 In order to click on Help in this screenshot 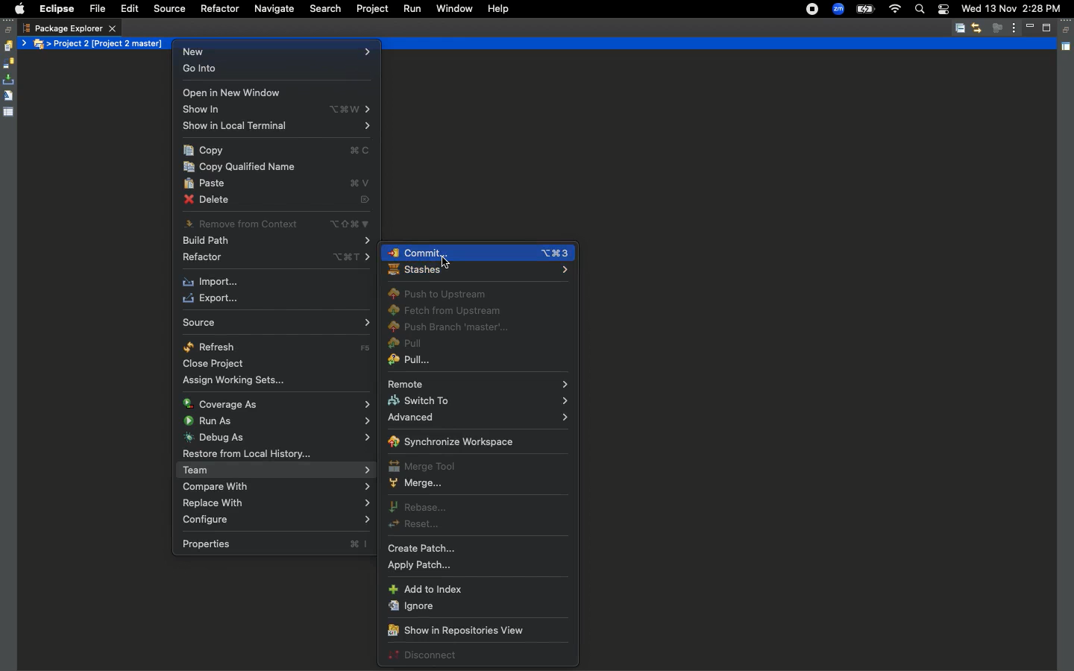, I will do `click(498, 8)`.